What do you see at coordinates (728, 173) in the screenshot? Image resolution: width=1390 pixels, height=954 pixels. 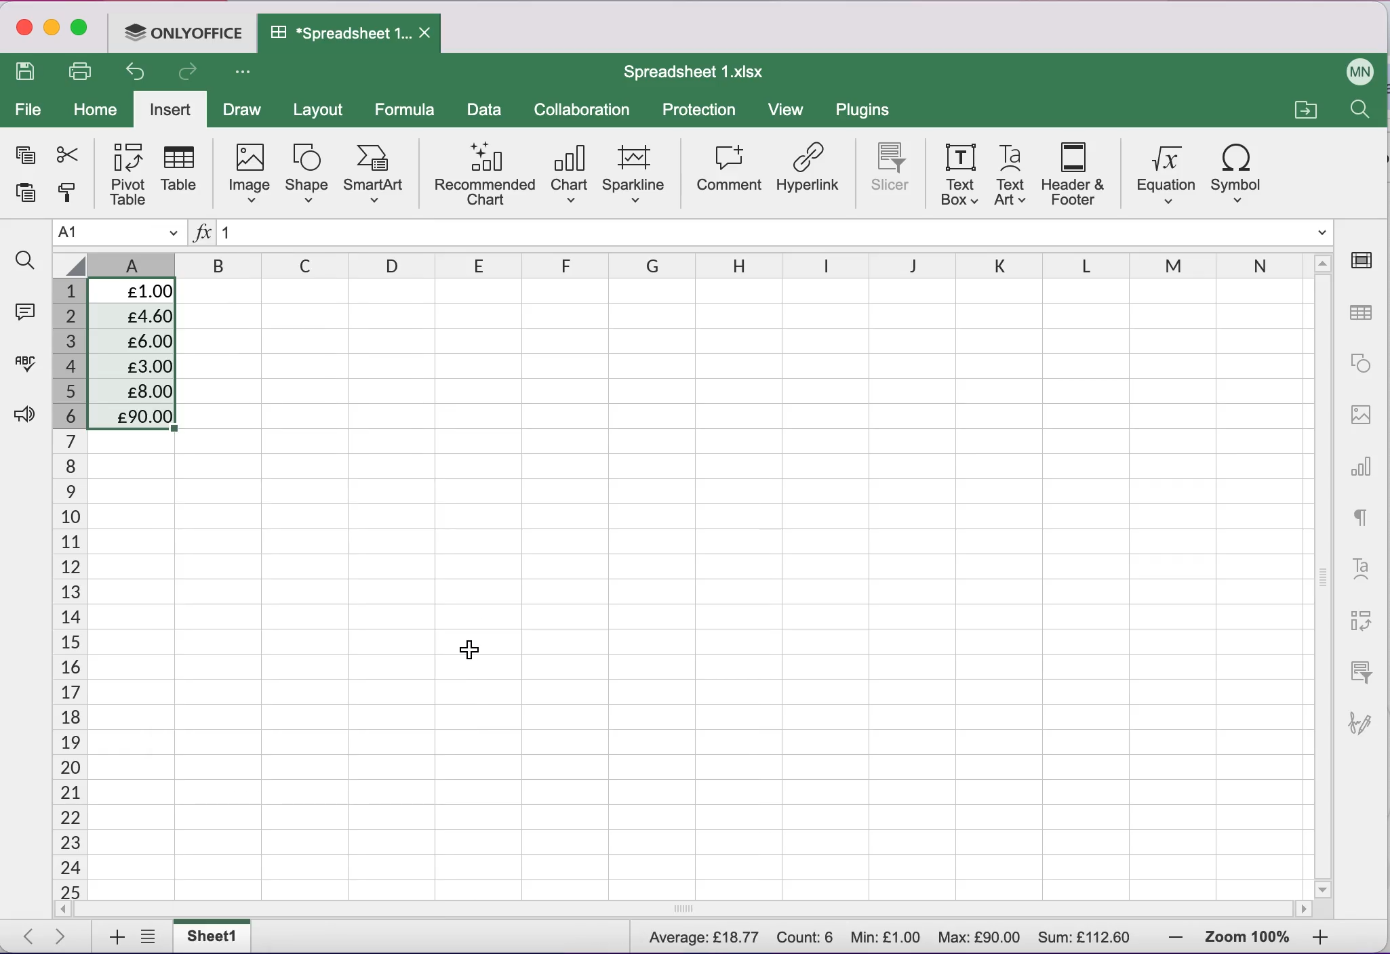 I see `comment` at bounding box center [728, 173].